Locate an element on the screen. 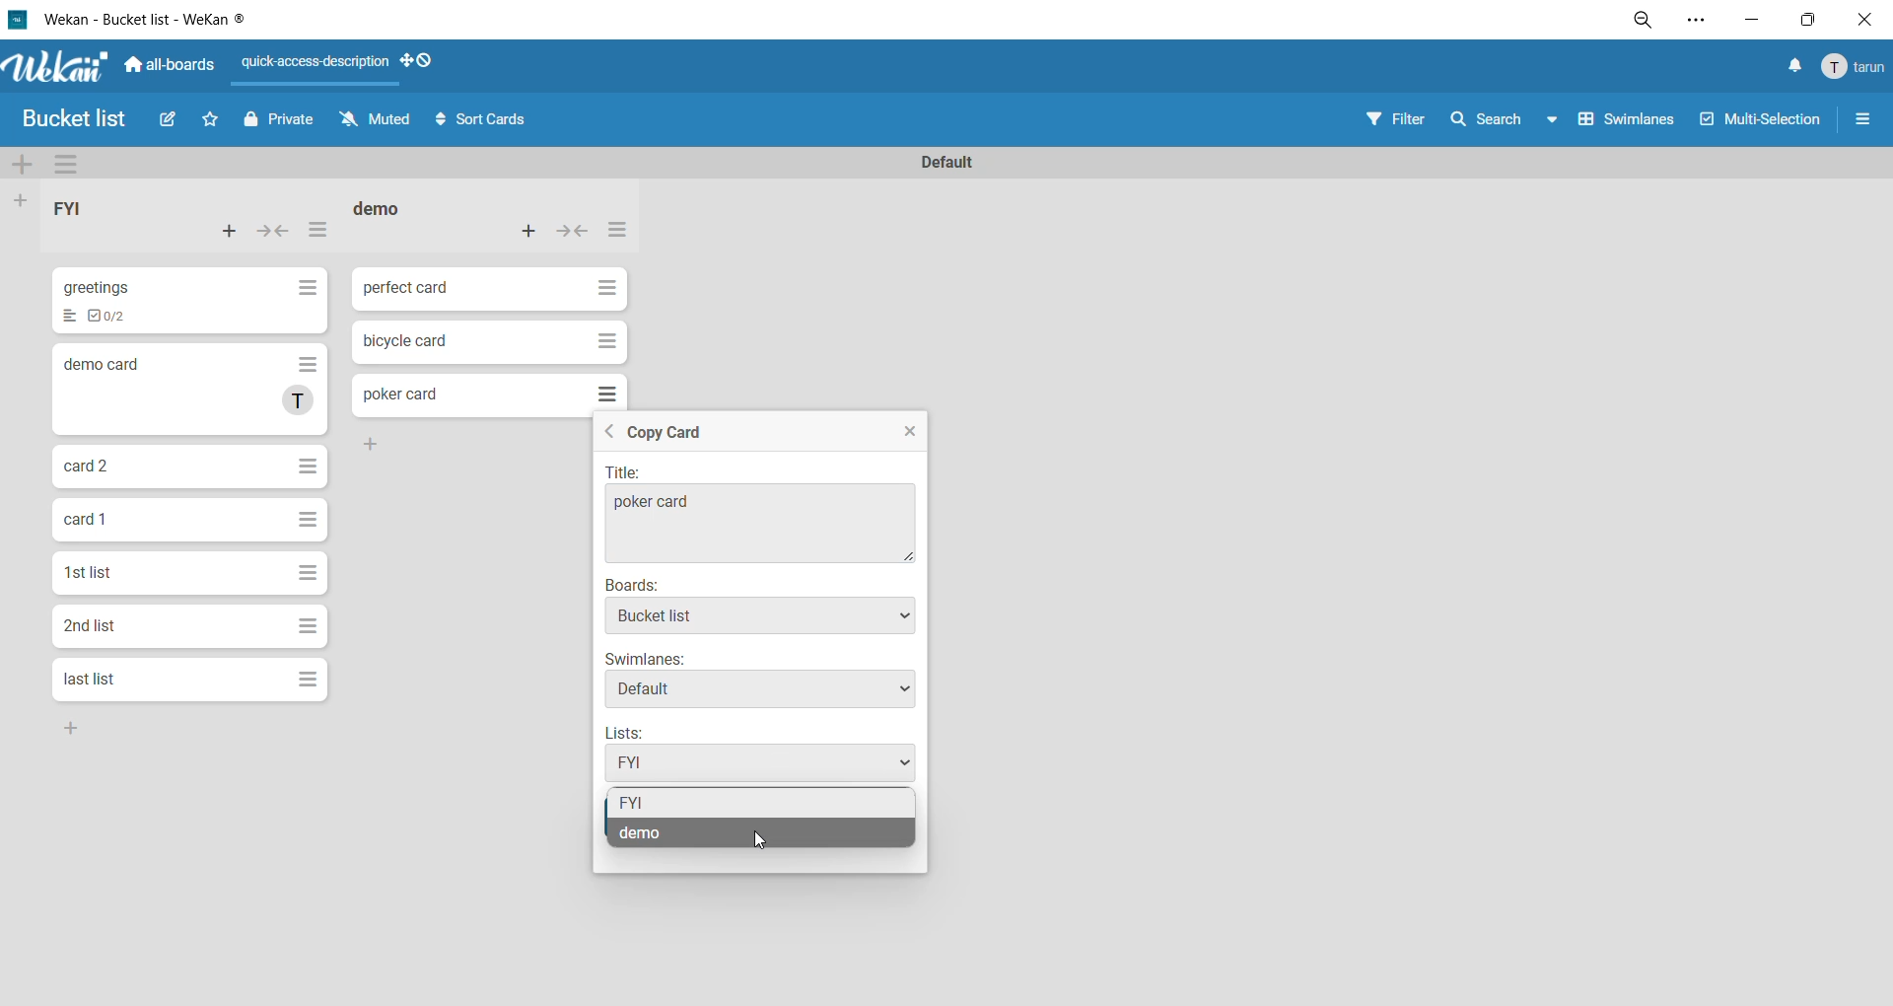 The height and width of the screenshot is (1006, 1893). add swimlane is located at coordinates (25, 168).